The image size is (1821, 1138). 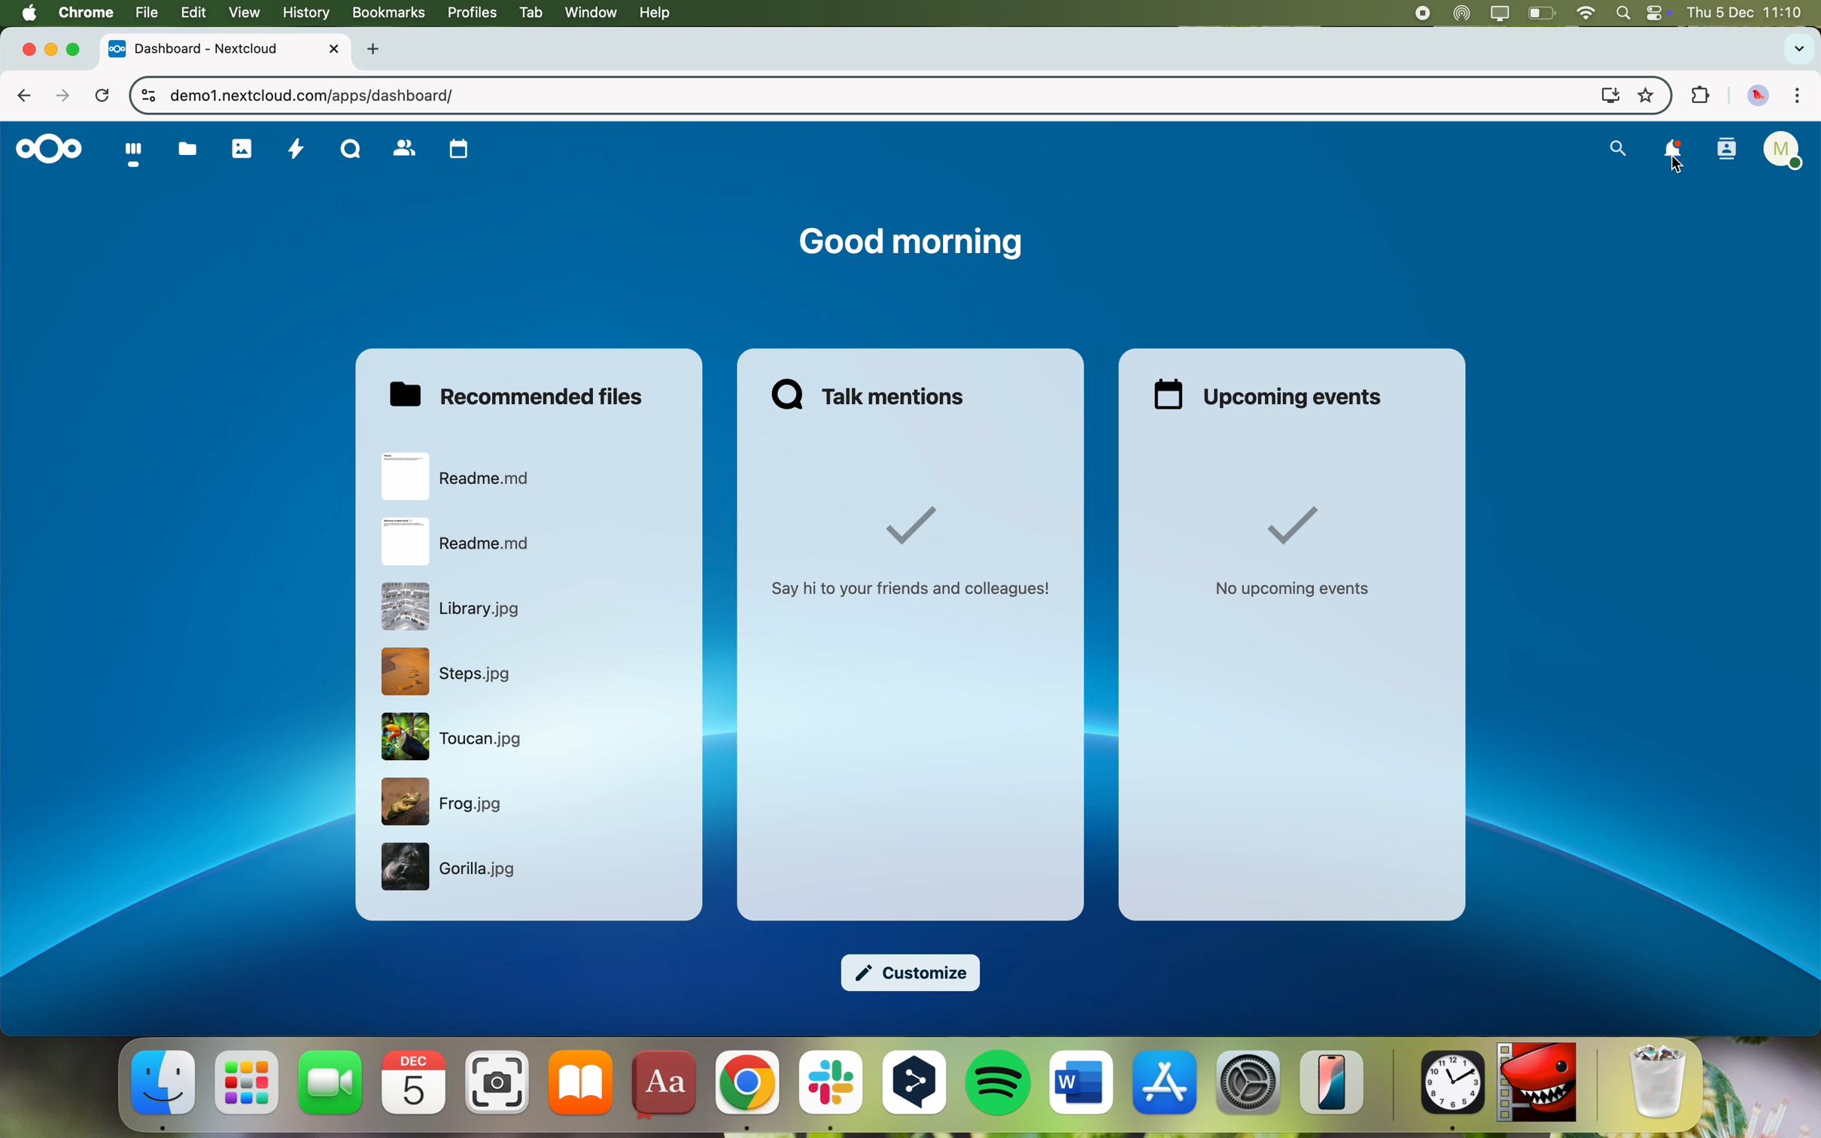 What do you see at coordinates (453, 869) in the screenshot?
I see `file` at bounding box center [453, 869].